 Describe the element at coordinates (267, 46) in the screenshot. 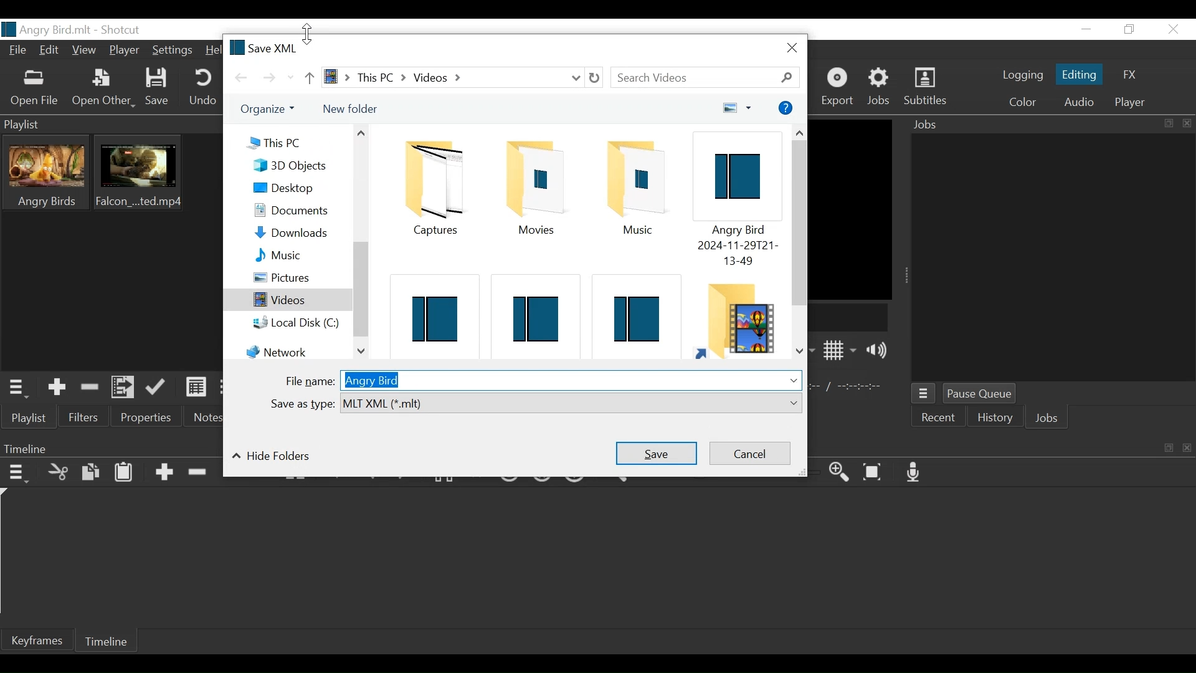

I see `Save XML` at that location.